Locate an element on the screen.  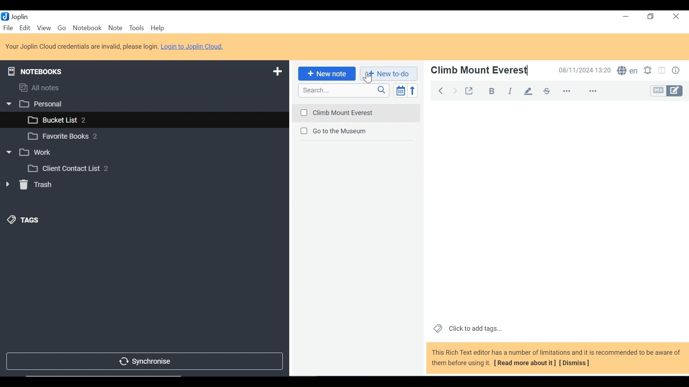
File is located at coordinates (9, 28).